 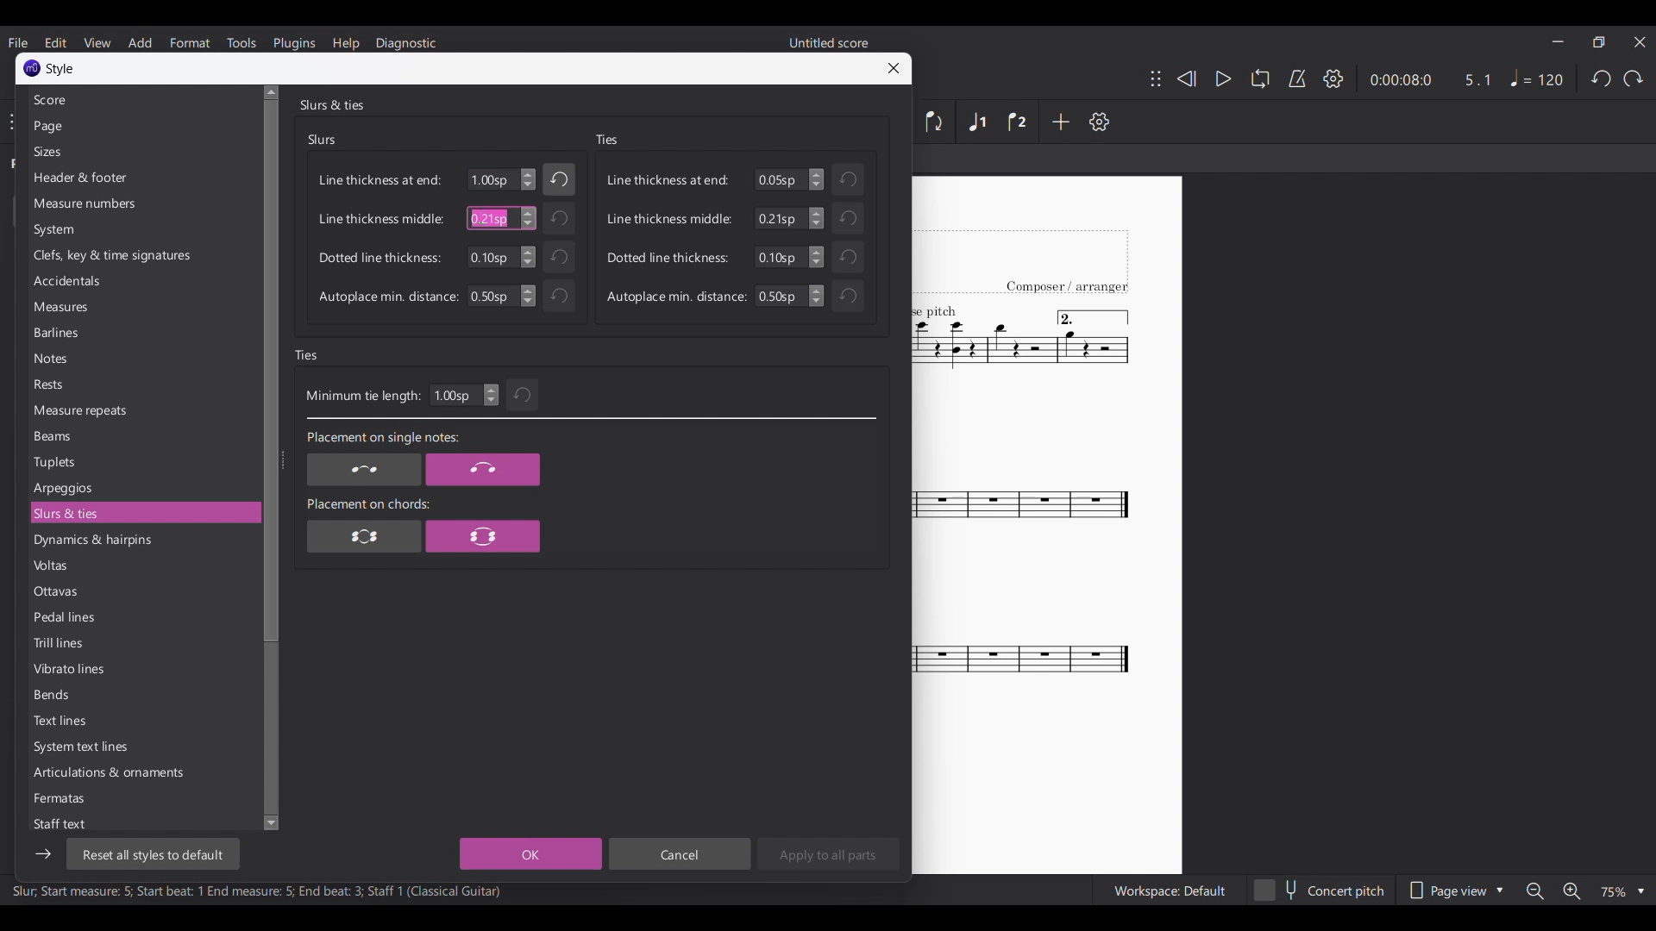 I want to click on Minimize, so click(x=1558, y=41).